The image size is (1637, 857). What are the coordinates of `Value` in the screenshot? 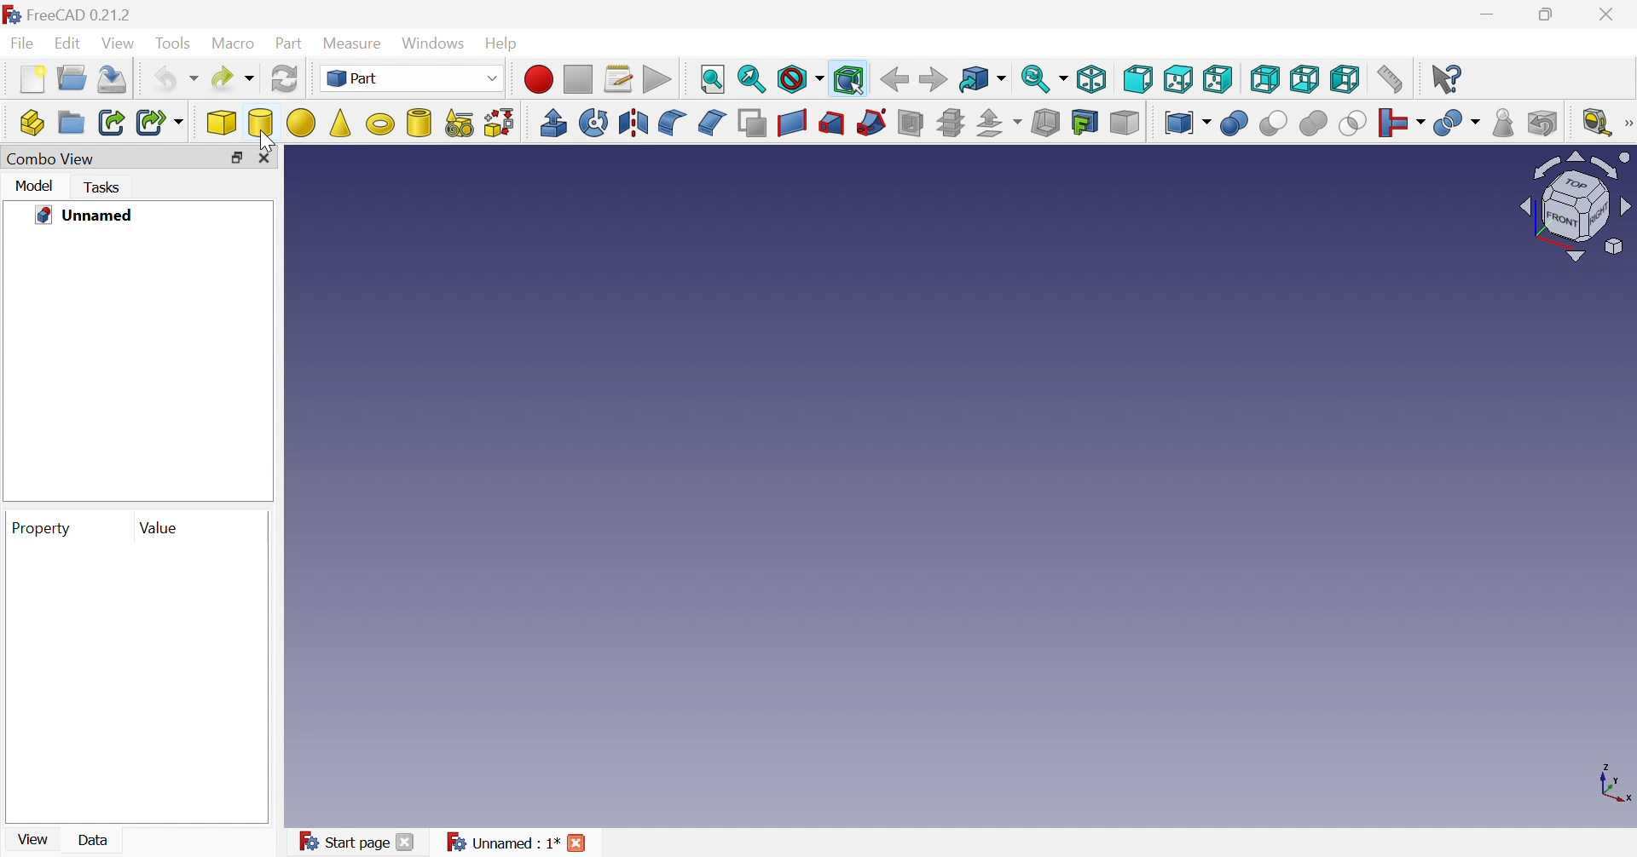 It's located at (161, 529).